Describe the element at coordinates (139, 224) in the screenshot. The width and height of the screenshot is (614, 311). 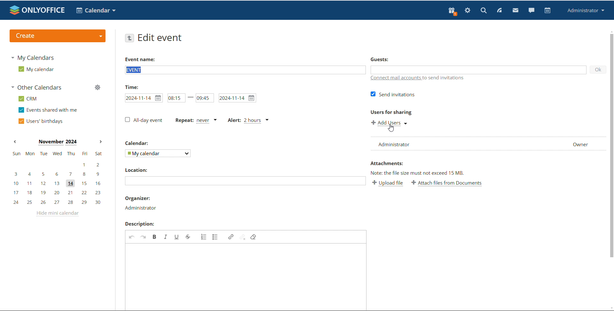
I see `Description` at that location.